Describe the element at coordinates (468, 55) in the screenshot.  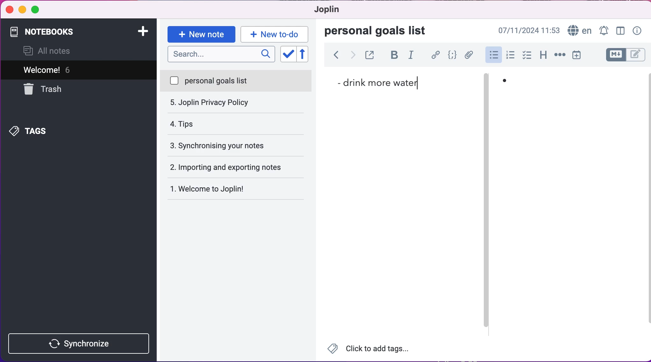
I see `attach file` at that location.